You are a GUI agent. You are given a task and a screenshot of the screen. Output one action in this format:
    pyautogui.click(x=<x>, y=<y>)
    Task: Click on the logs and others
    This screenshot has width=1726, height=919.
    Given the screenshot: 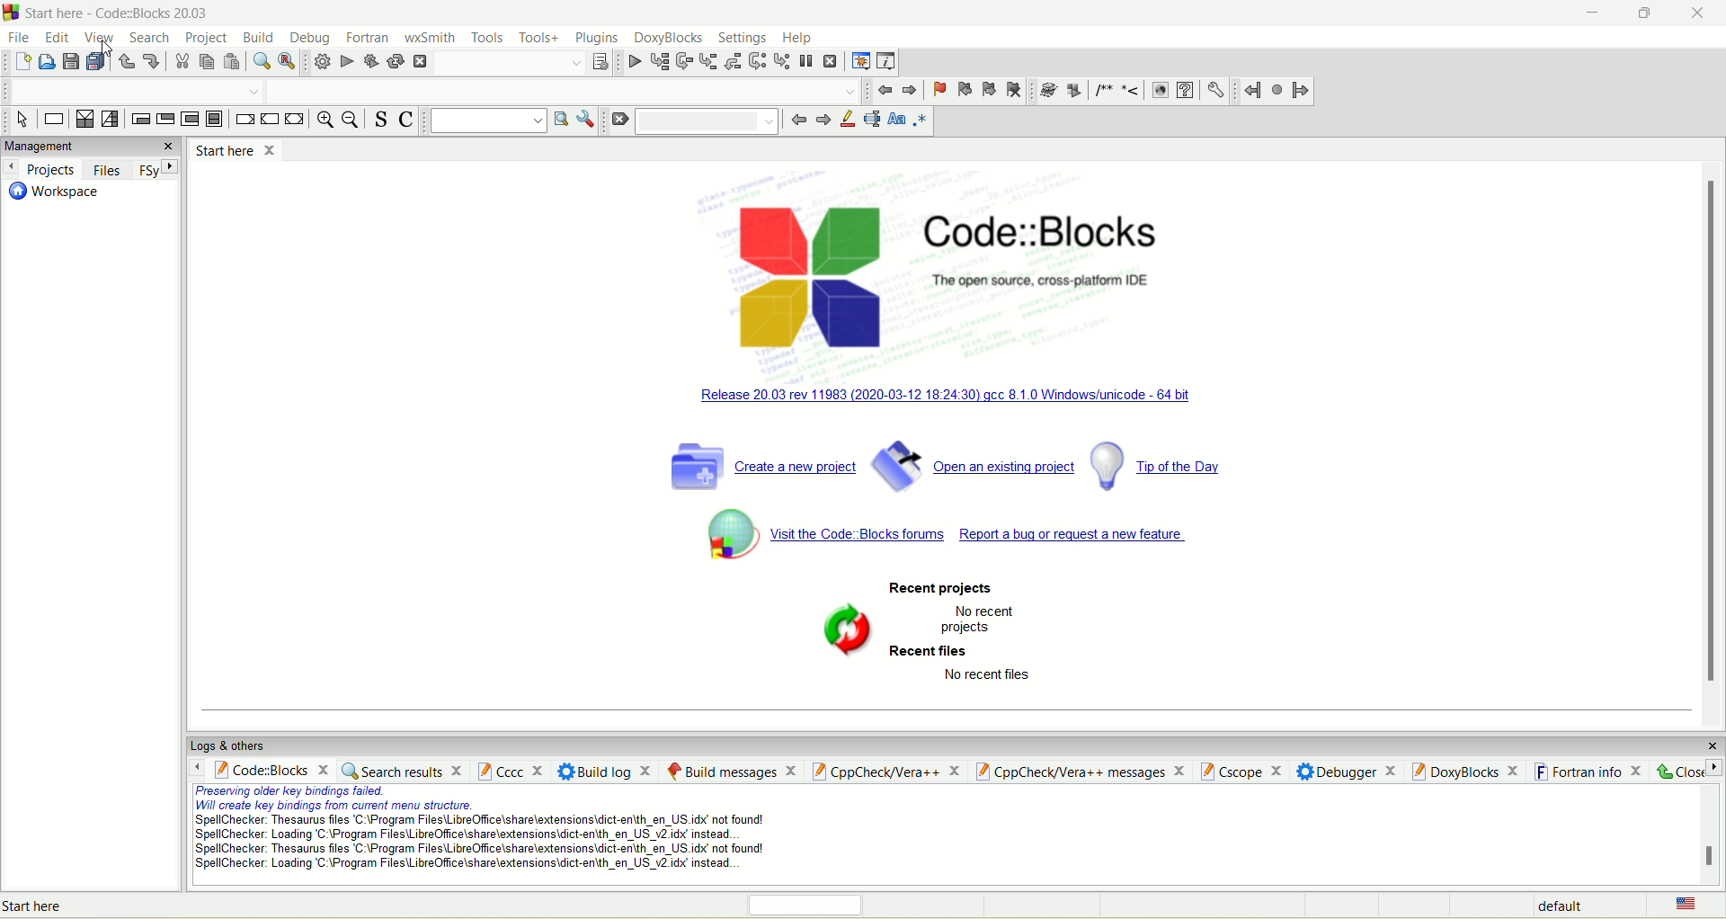 What is the action you would take?
    pyautogui.click(x=236, y=745)
    